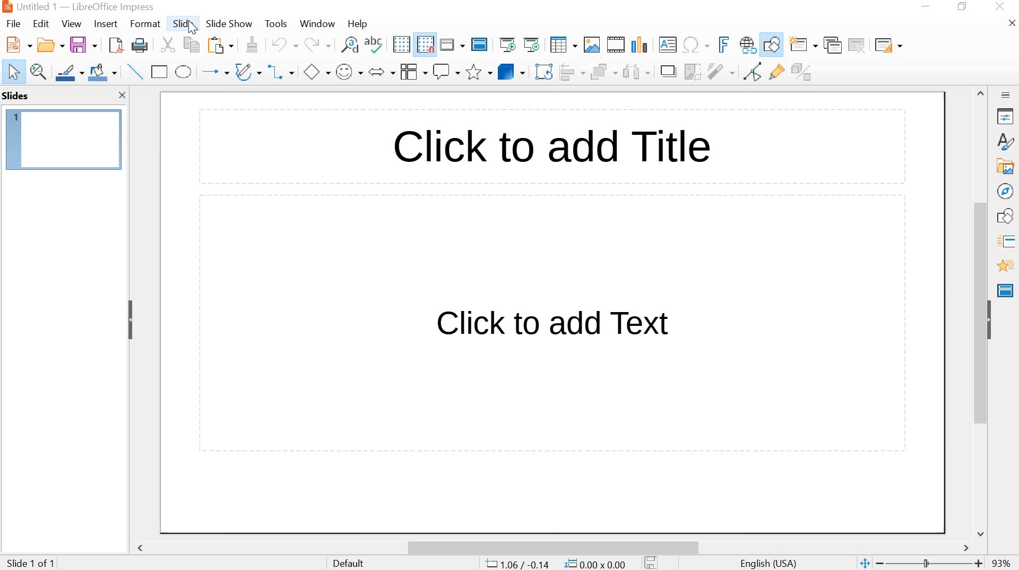 This screenshot has height=570, width=1019. What do you see at coordinates (11, 72) in the screenshot?
I see `Select` at bounding box center [11, 72].